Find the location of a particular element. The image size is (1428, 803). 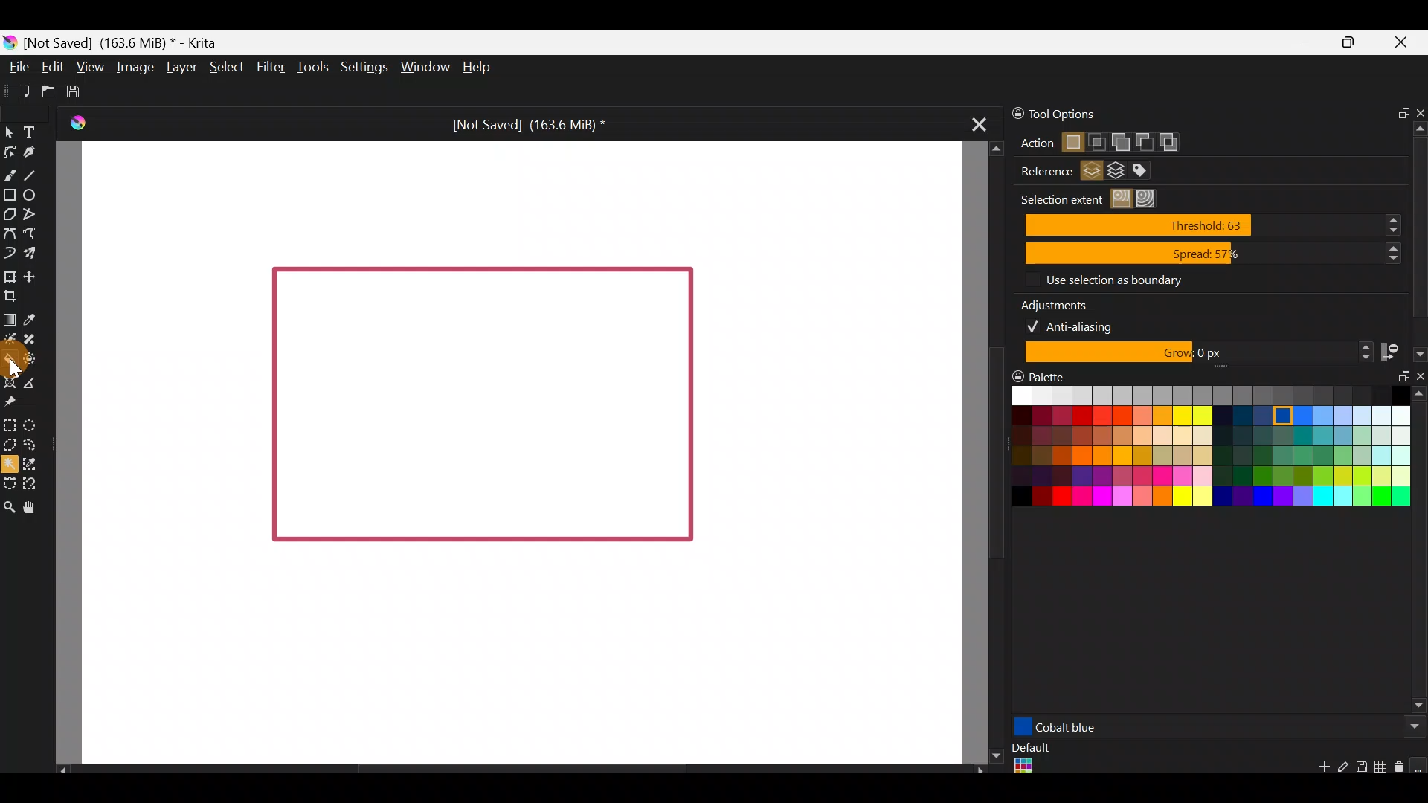

Cursor is located at coordinates (9, 358).